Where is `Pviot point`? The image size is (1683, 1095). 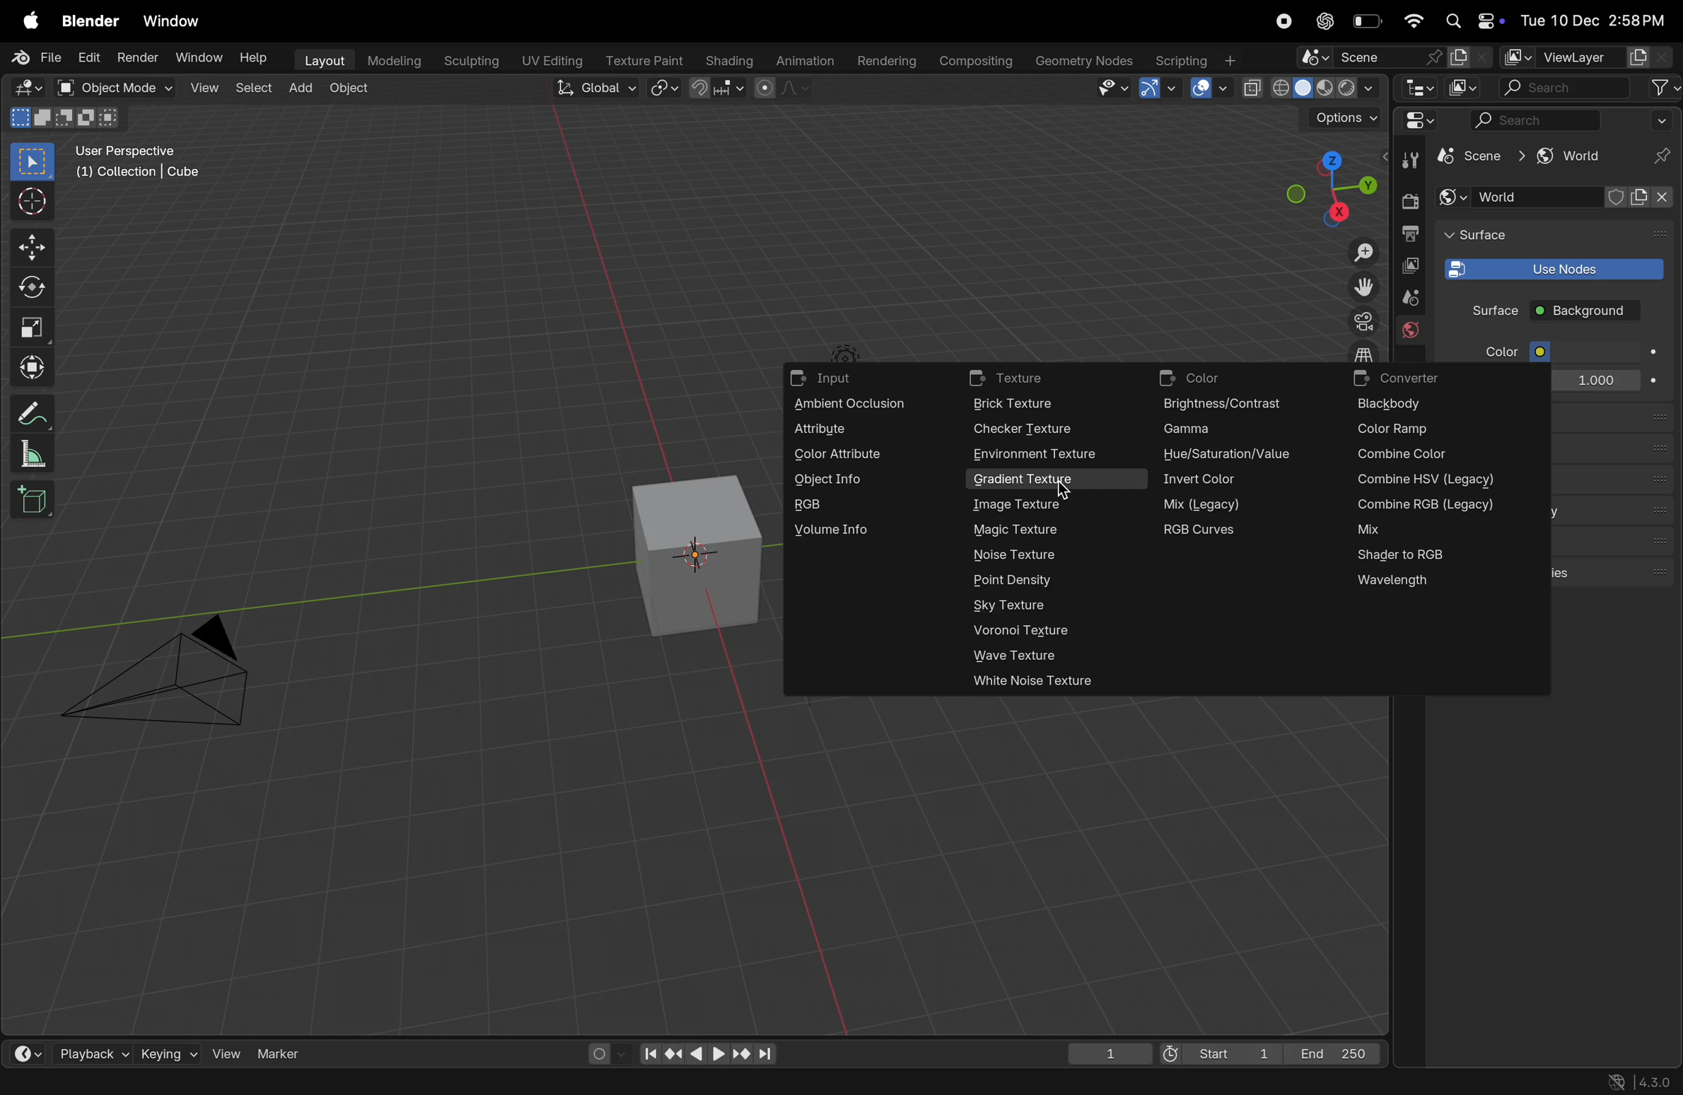 Pviot point is located at coordinates (665, 89).